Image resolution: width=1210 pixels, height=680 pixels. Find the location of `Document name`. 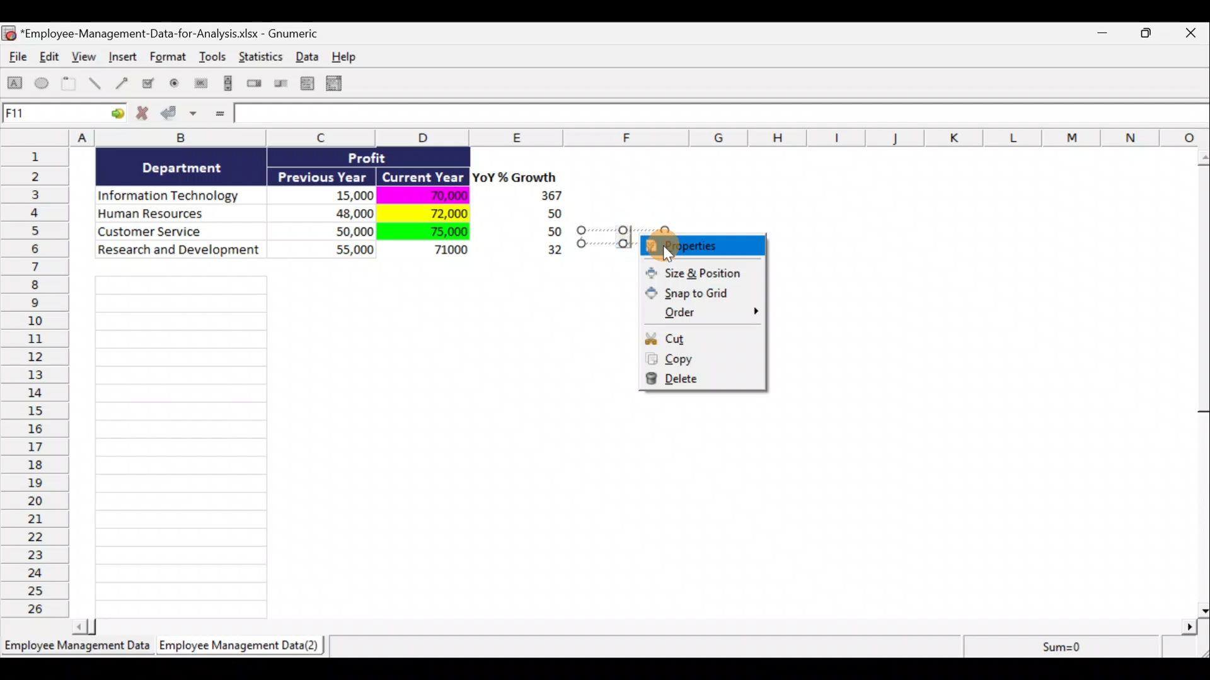

Document name is located at coordinates (167, 35).